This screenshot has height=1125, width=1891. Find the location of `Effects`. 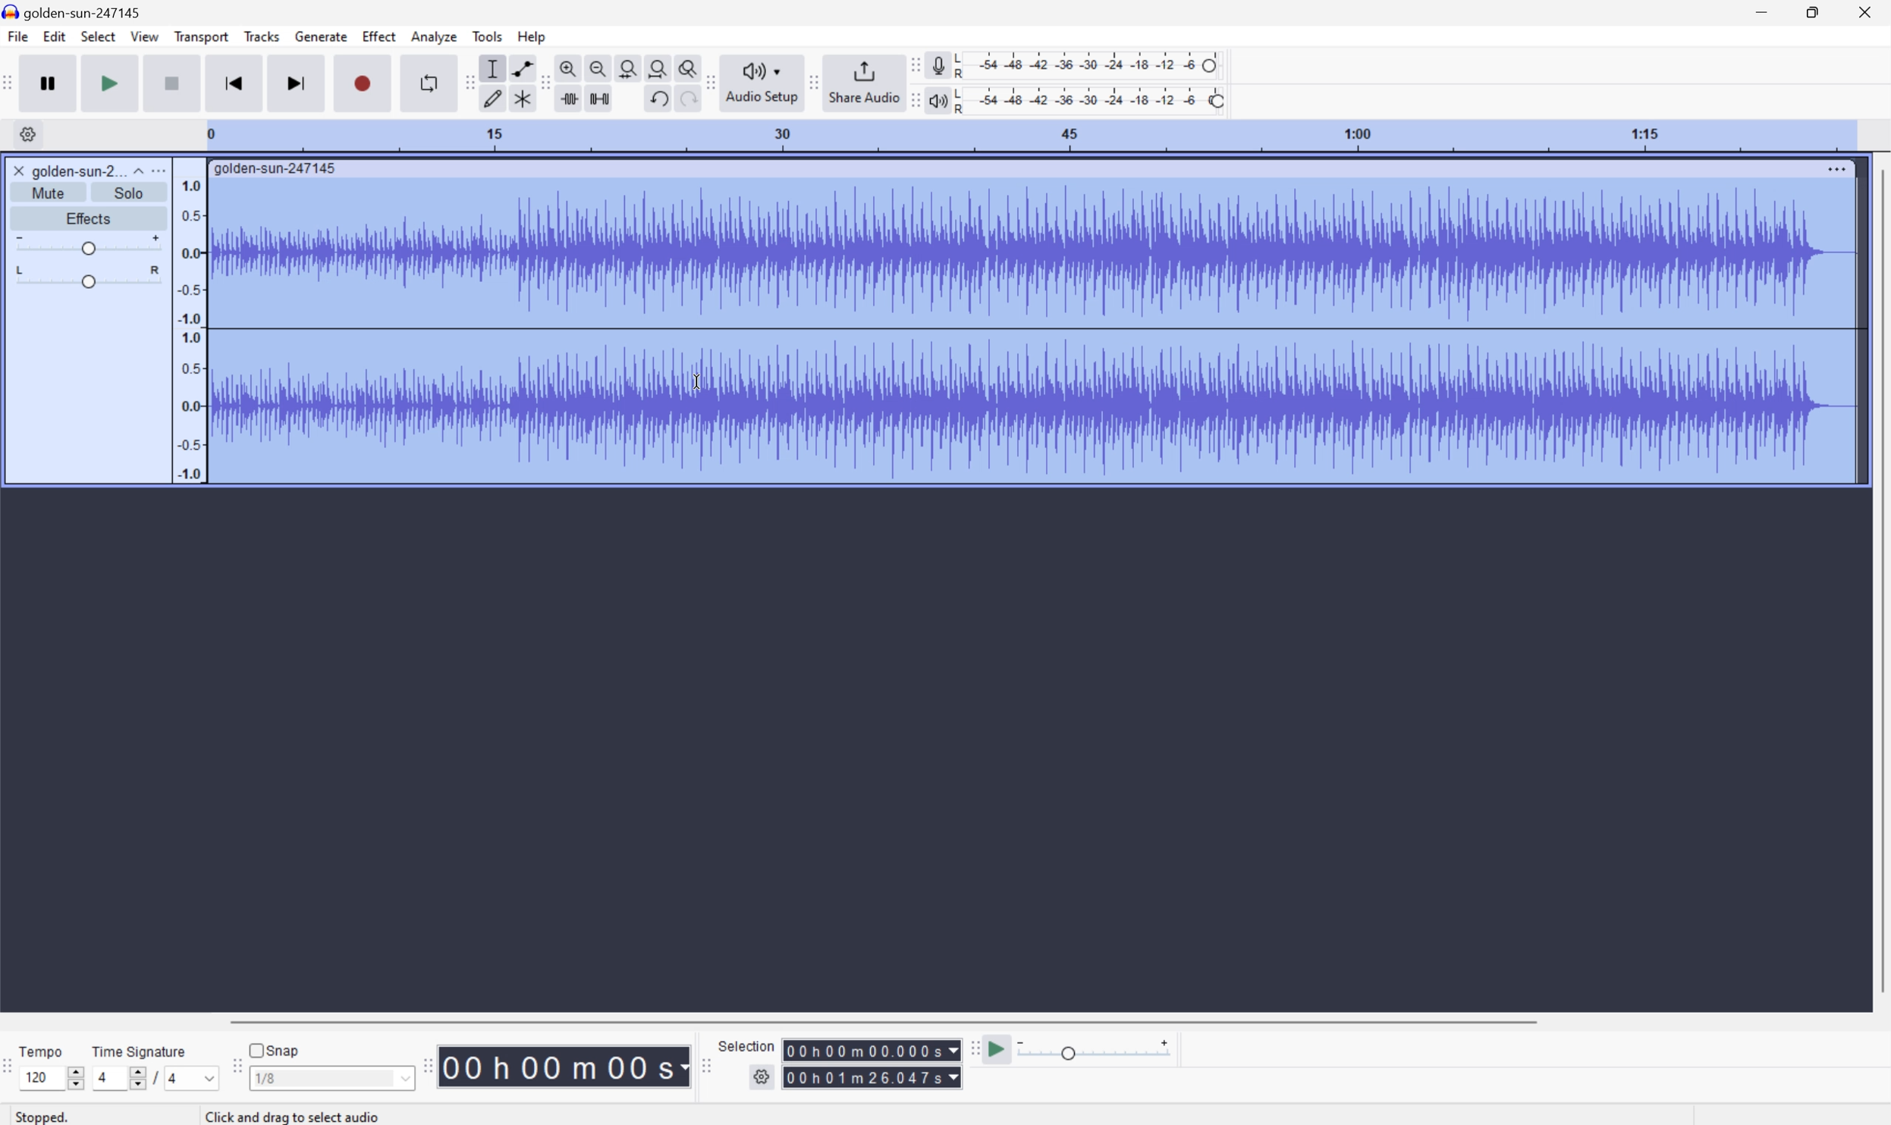

Effects is located at coordinates (86, 216).